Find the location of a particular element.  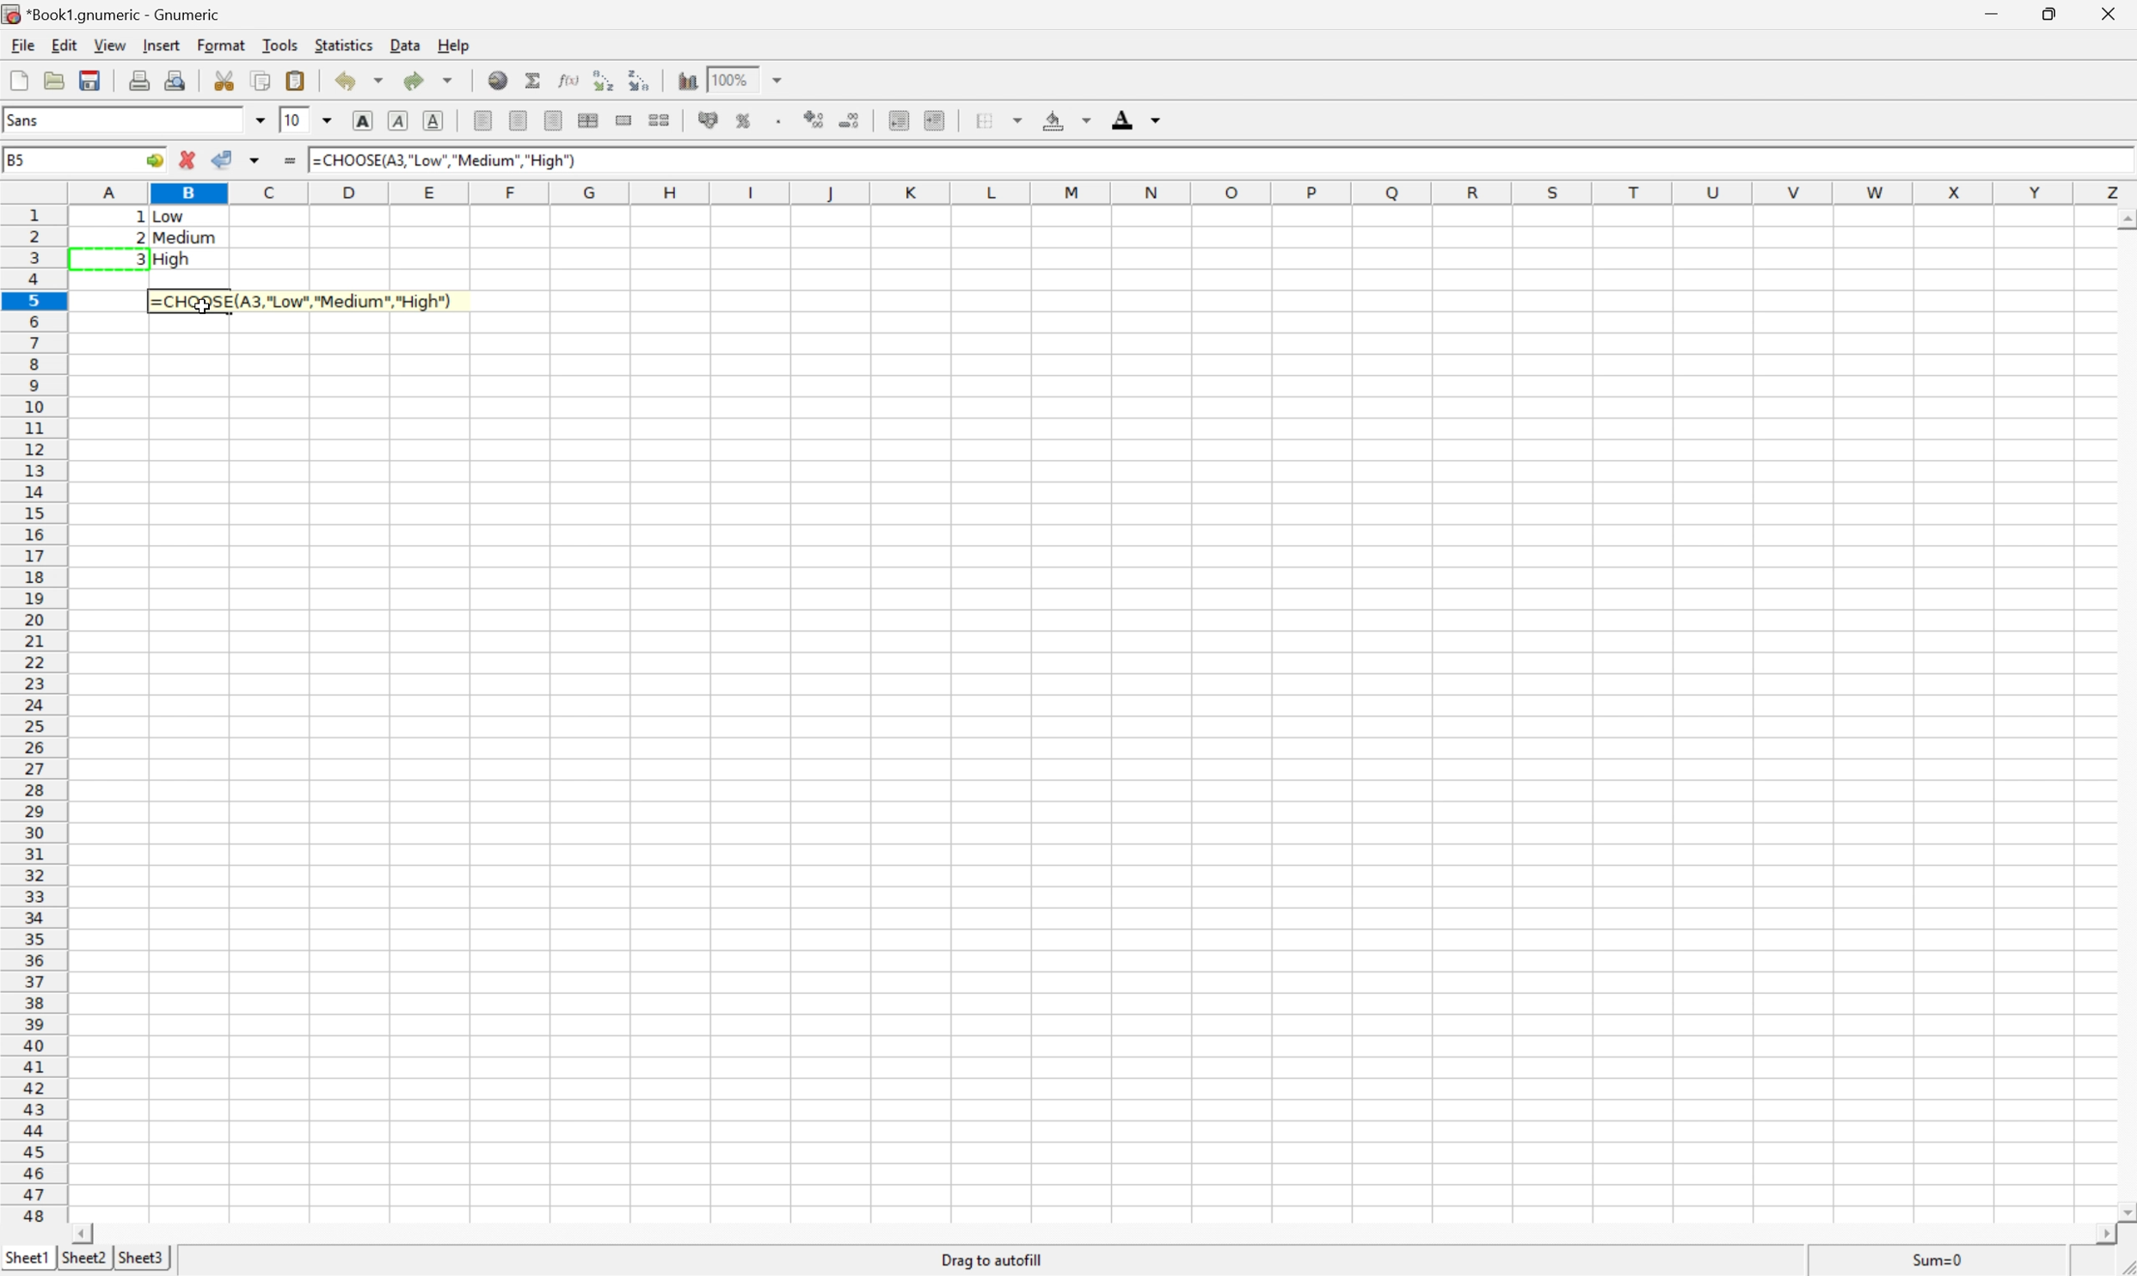

Open a file is located at coordinates (52, 81).